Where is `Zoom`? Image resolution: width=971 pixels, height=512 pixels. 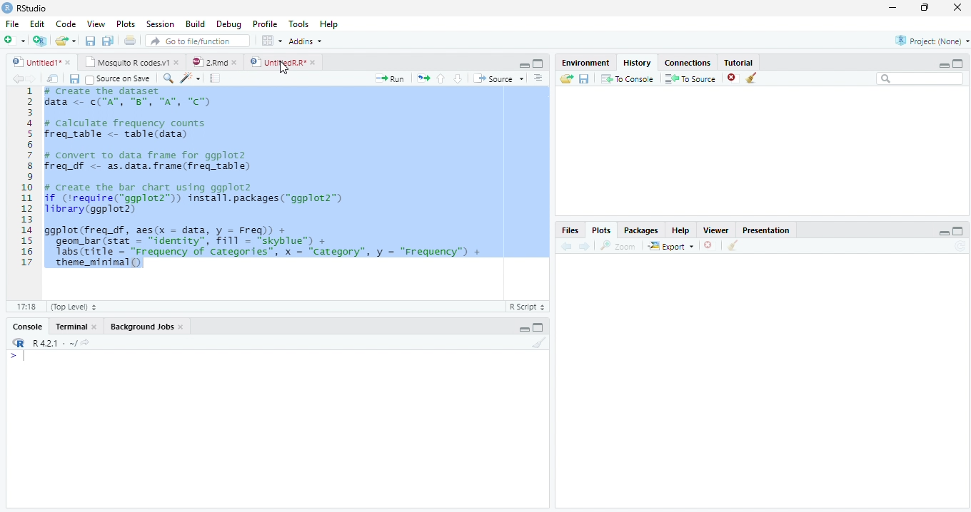 Zoom is located at coordinates (168, 79).